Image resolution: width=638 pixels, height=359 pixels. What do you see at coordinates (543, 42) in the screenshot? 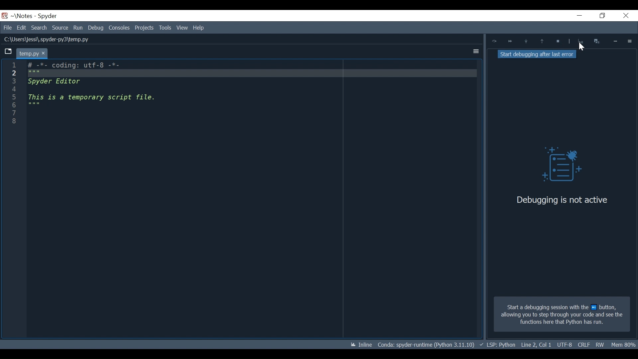
I see `Execute until functions/method returns` at bounding box center [543, 42].